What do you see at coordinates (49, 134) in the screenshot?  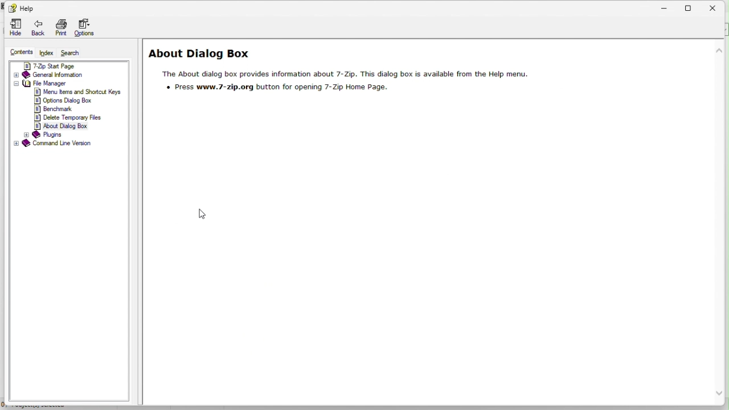 I see `plugins` at bounding box center [49, 134].